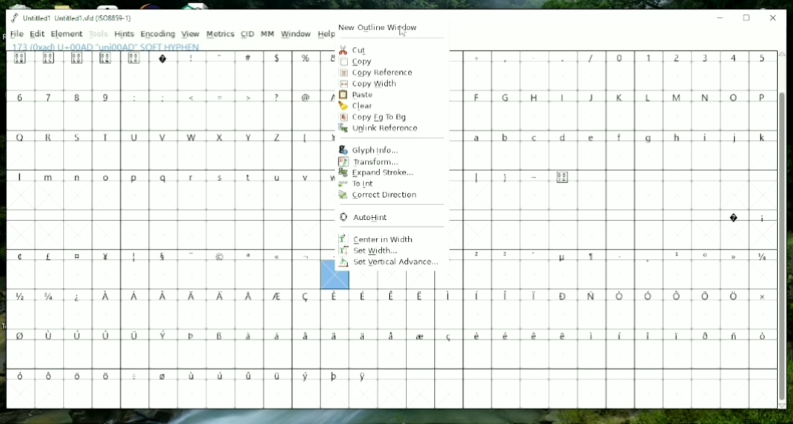  Describe the element at coordinates (389, 338) in the screenshot. I see `Symbols` at that location.